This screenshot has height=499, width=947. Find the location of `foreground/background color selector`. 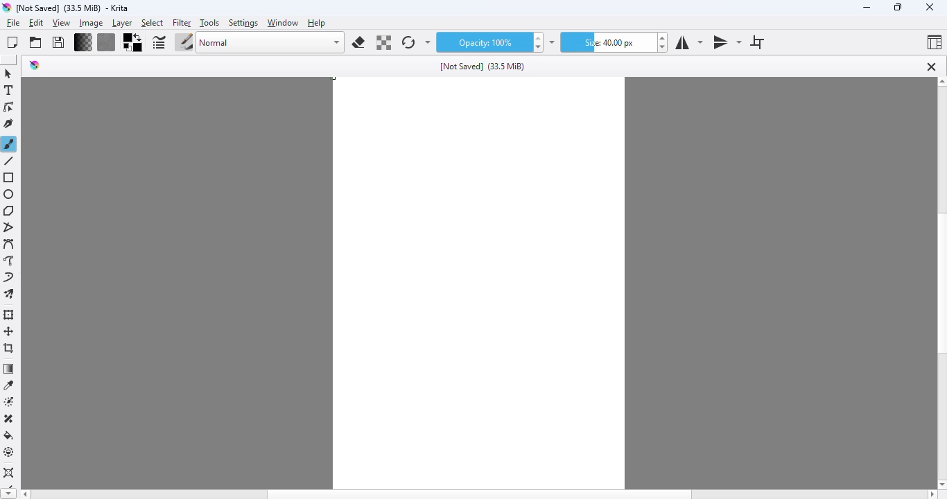

foreground/background color selector is located at coordinates (132, 42).